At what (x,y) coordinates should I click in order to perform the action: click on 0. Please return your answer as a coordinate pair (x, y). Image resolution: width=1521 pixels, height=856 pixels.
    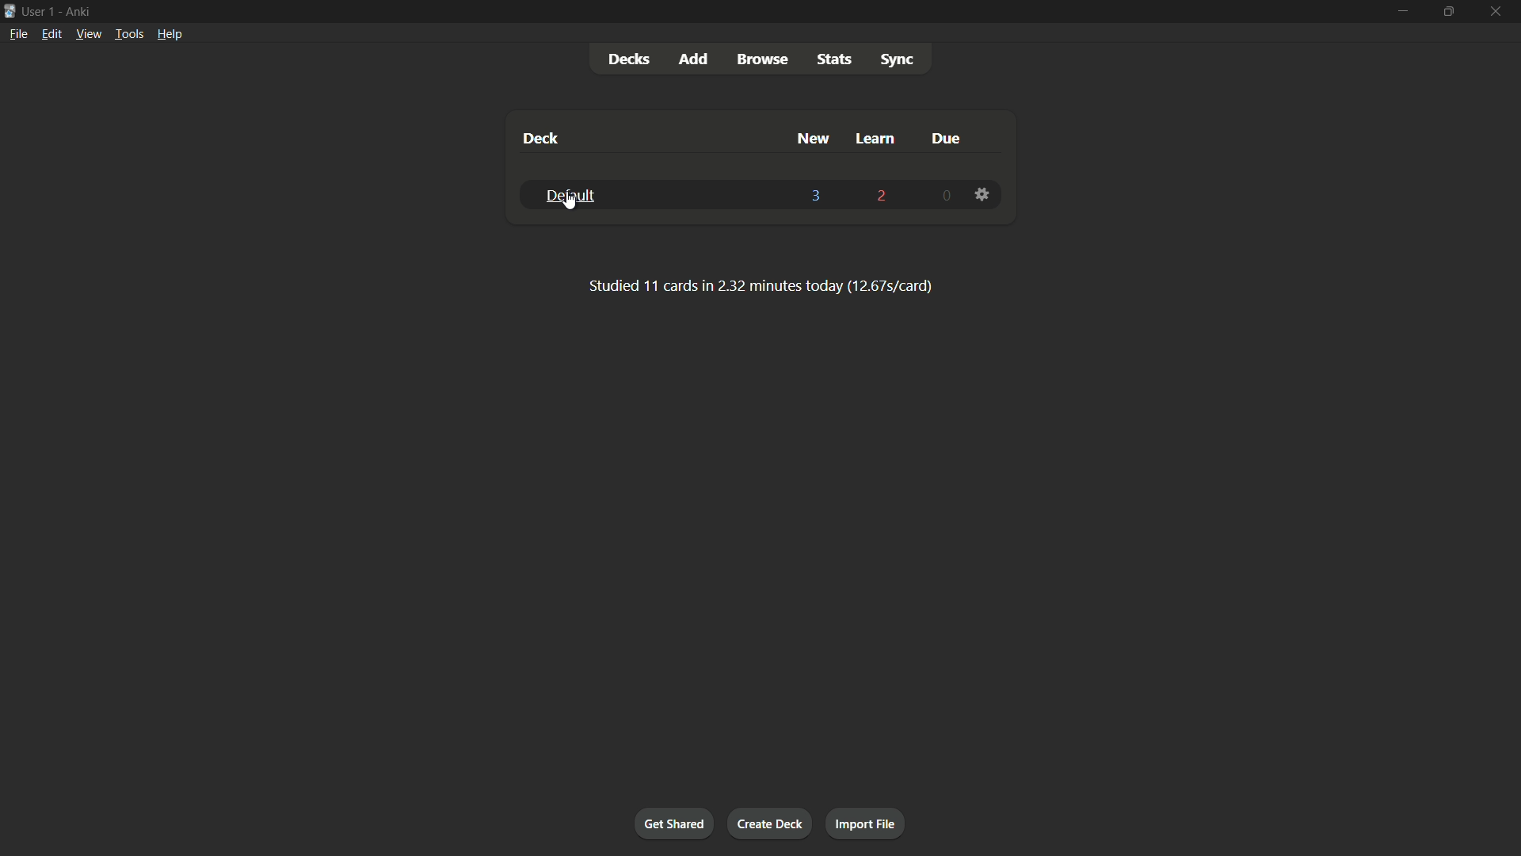
    Looking at the image, I should click on (949, 197).